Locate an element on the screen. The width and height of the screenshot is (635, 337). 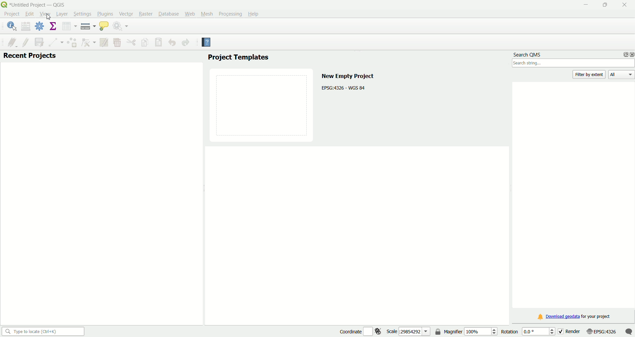
open field calculator is located at coordinates (26, 26).